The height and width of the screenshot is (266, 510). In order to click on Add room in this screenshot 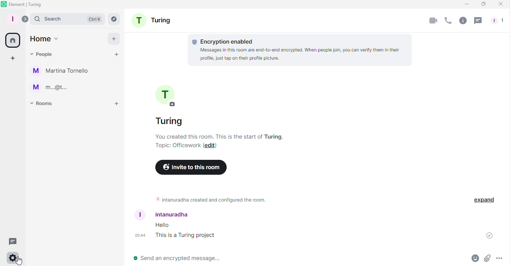, I will do `click(117, 104)`.